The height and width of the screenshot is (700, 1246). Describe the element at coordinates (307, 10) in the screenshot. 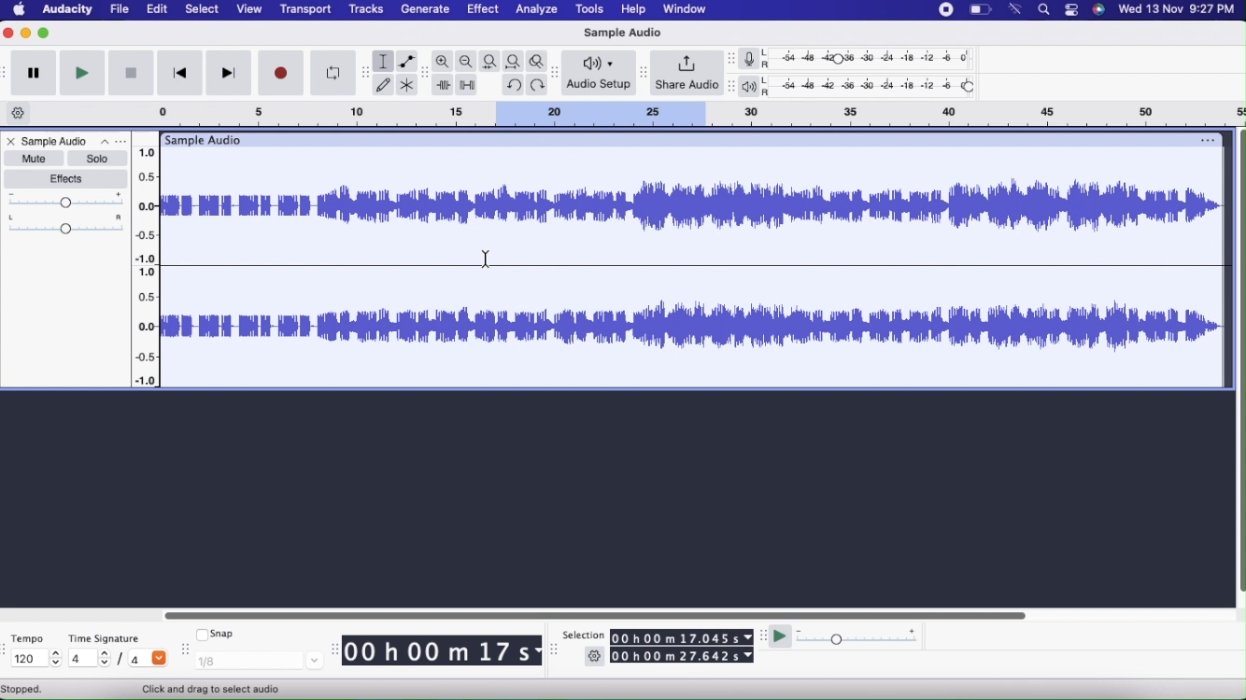

I see `transport` at that location.